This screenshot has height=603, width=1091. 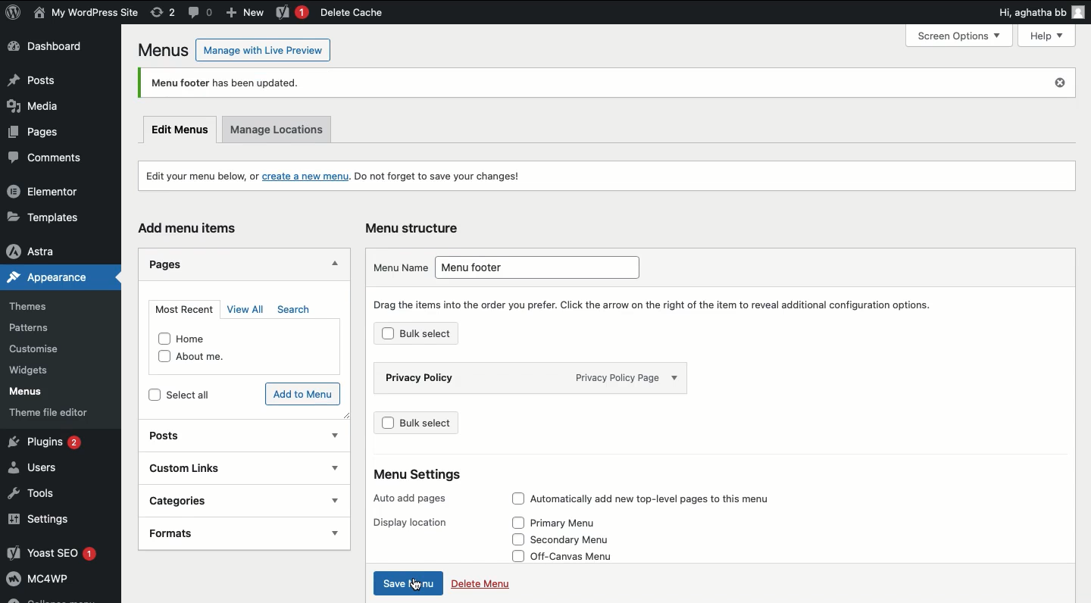 I want to click on Menus, so click(x=36, y=393).